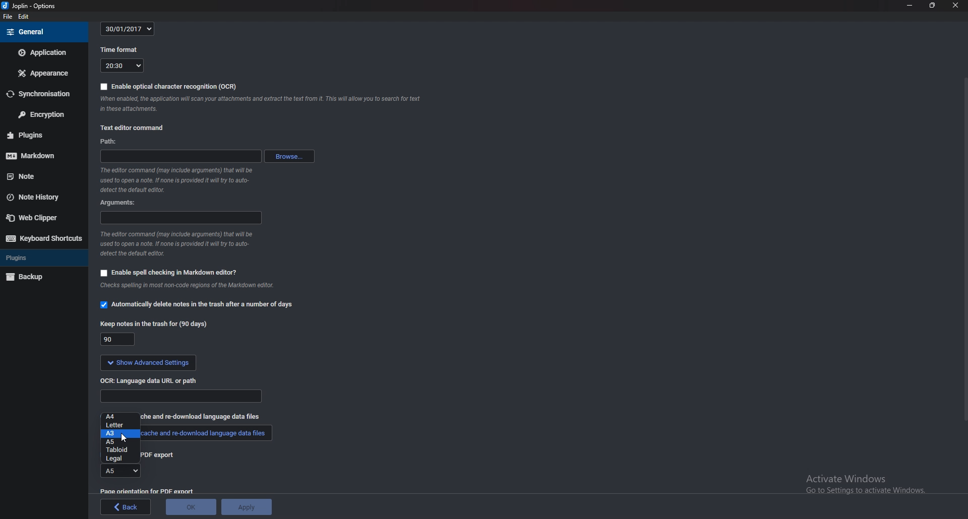 The width and height of the screenshot is (968, 519). Describe the element at coordinates (192, 287) in the screenshot. I see `Info on spell checking` at that location.